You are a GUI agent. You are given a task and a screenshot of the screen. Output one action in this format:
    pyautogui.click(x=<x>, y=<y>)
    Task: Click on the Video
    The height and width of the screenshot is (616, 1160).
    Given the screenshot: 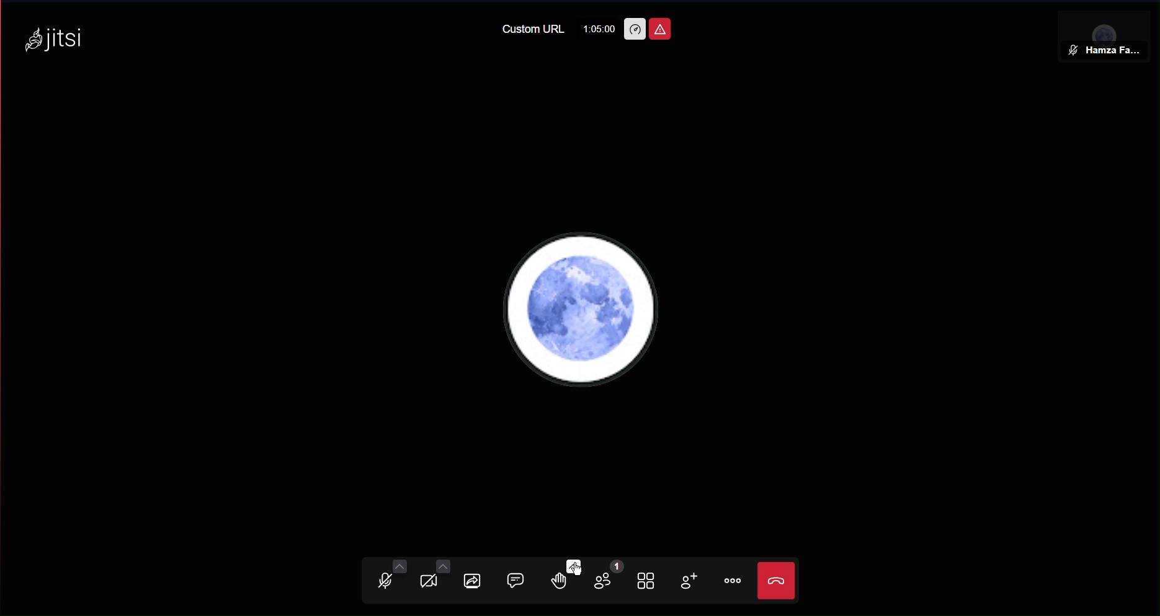 What is the action you would take?
    pyautogui.click(x=431, y=580)
    